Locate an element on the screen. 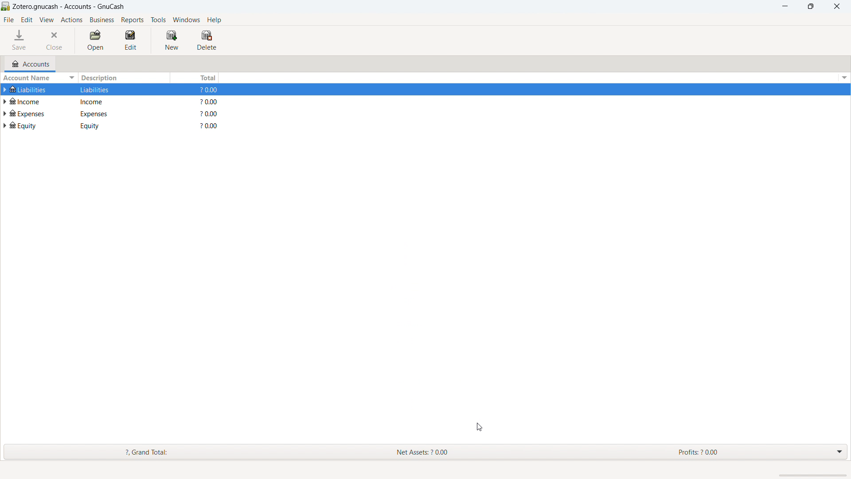 The image size is (851, 479). income is located at coordinates (28, 101).